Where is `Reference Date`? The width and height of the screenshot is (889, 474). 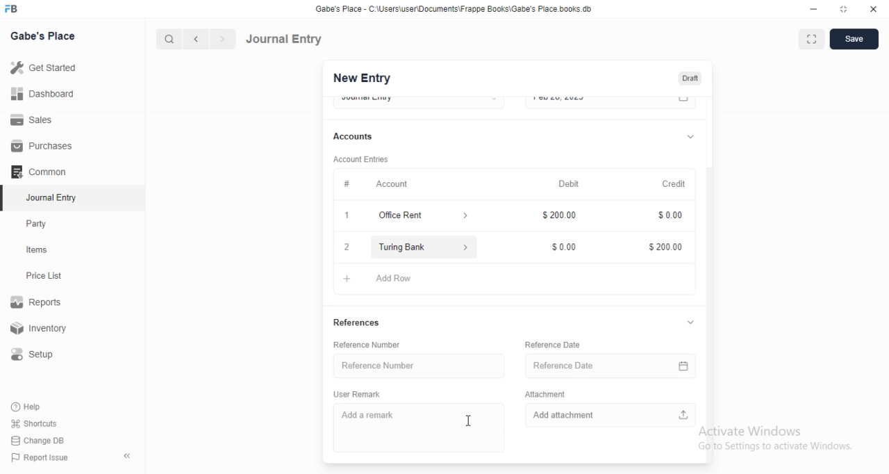 Reference Date is located at coordinates (556, 342).